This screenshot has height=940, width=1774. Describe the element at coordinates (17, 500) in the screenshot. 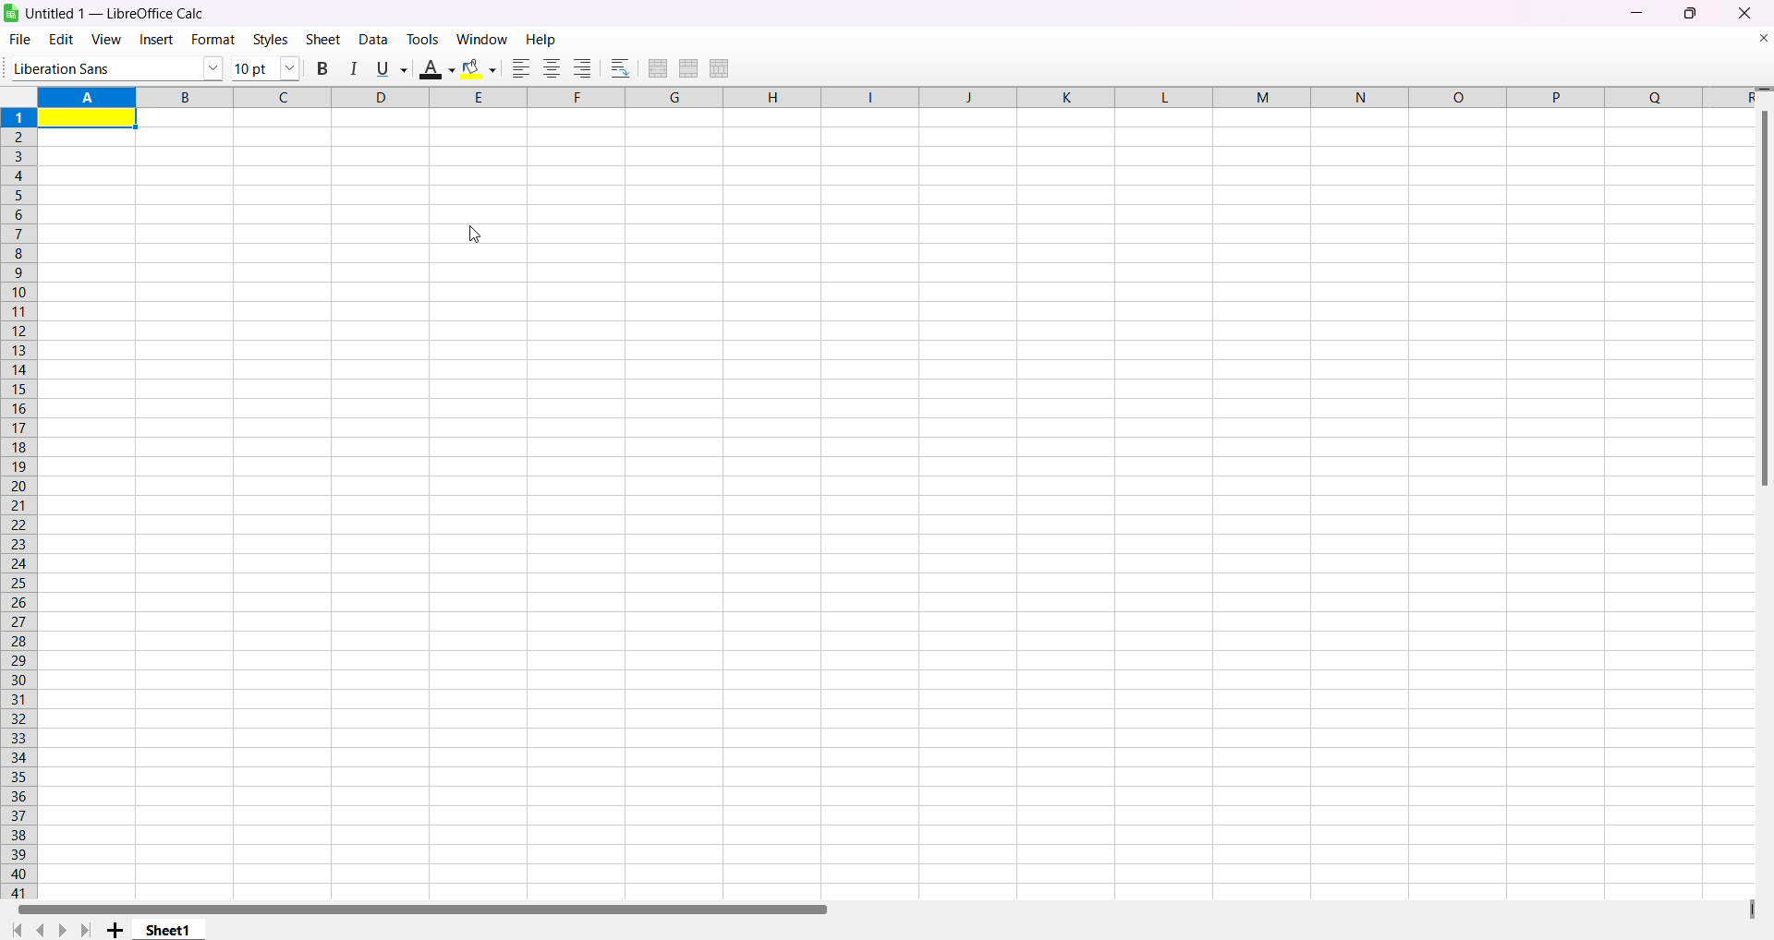

I see `row labels` at that location.